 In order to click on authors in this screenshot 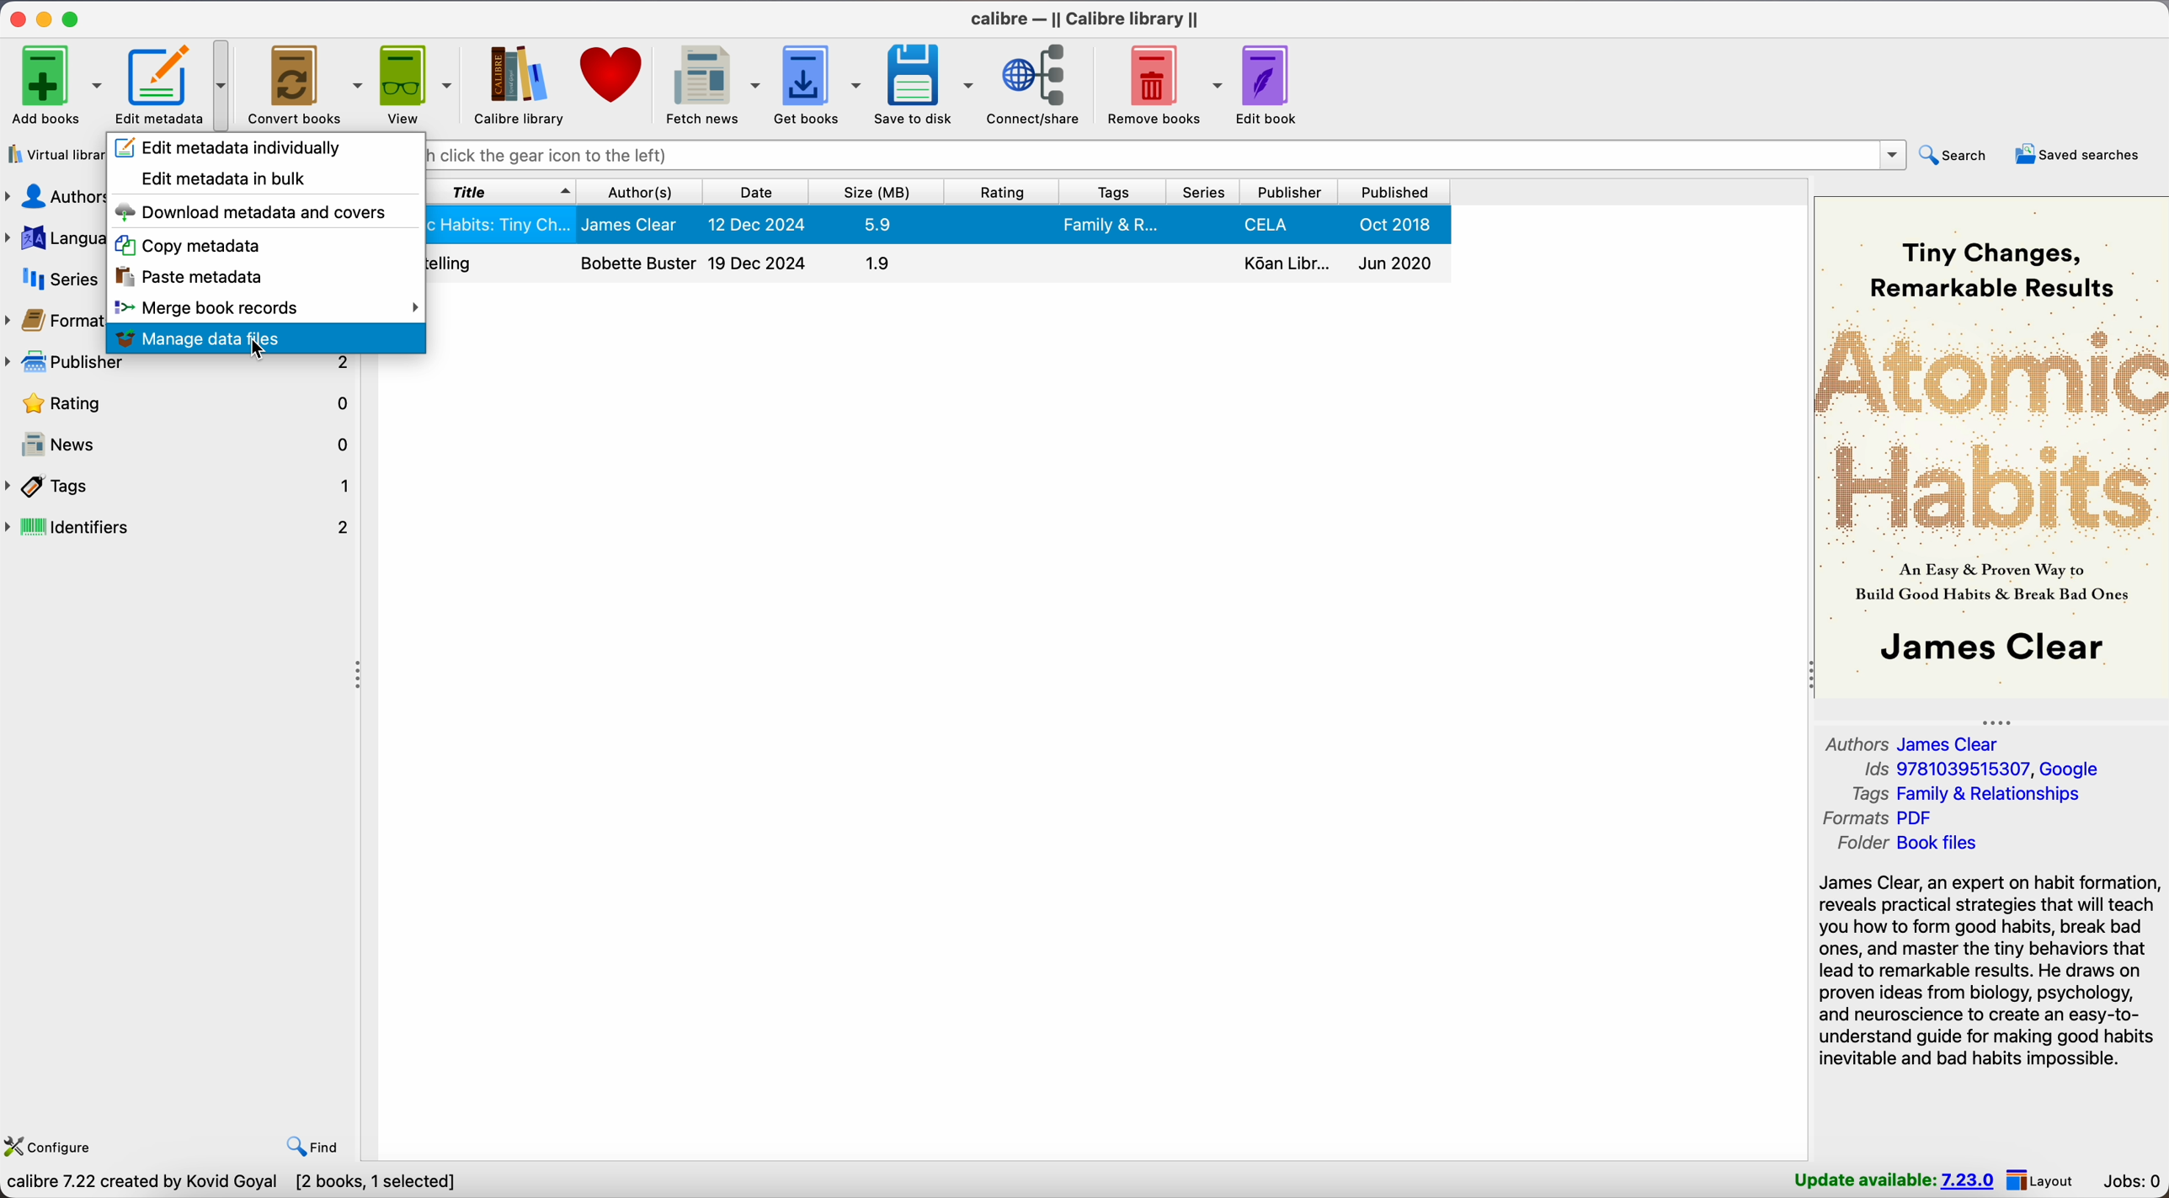, I will do `click(53, 197)`.